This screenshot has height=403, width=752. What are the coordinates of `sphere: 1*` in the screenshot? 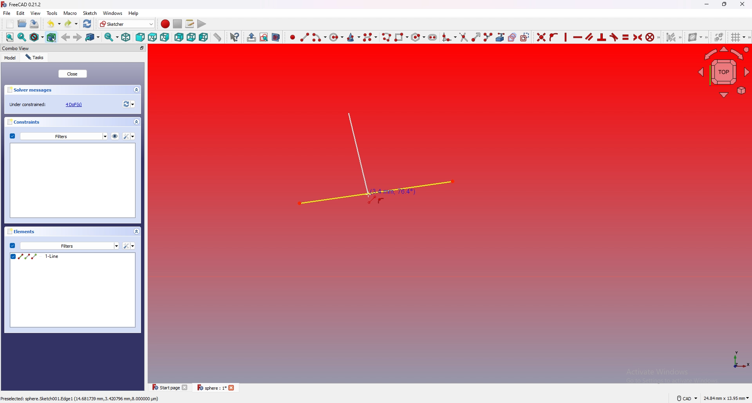 It's located at (217, 388).